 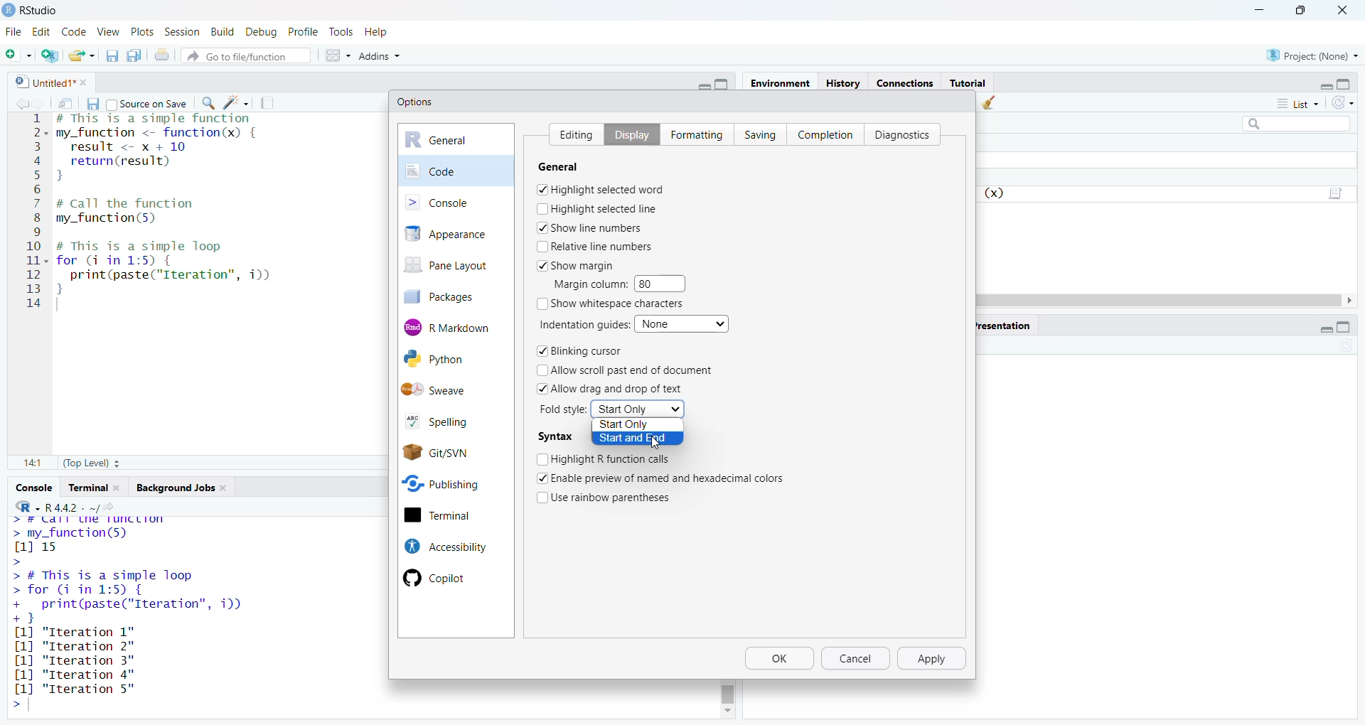 What do you see at coordinates (343, 31) in the screenshot?
I see `tools` at bounding box center [343, 31].